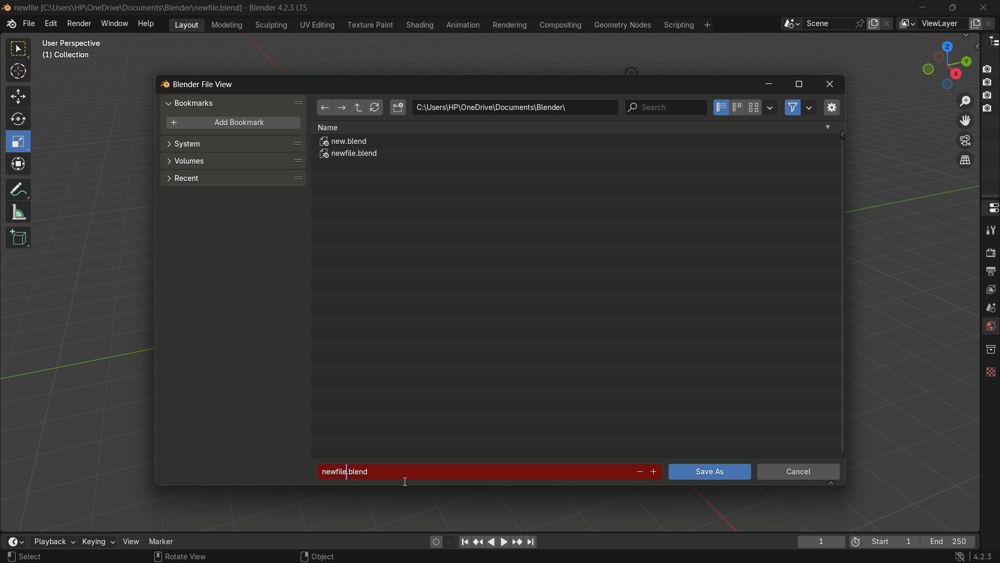 The height and width of the screenshot is (563, 1000). Describe the element at coordinates (884, 542) in the screenshot. I see `first frame of the playback` at that location.